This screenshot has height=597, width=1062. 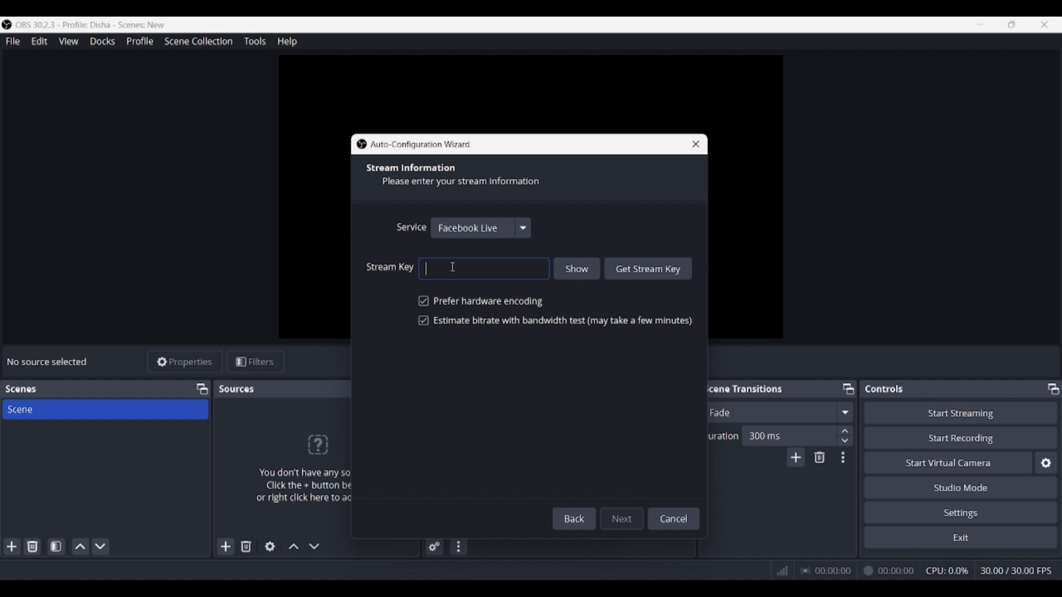 What do you see at coordinates (270, 547) in the screenshot?
I see `Open source properties` at bounding box center [270, 547].